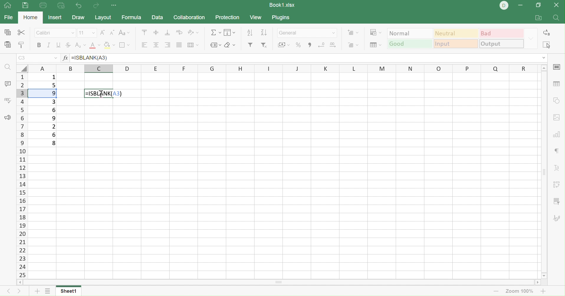 The image size is (565, 296). Describe the element at coordinates (94, 45) in the screenshot. I see `Font` at that location.